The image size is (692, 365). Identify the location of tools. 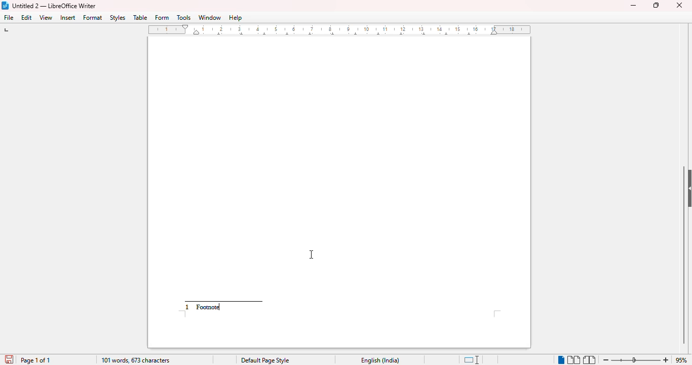
(184, 18).